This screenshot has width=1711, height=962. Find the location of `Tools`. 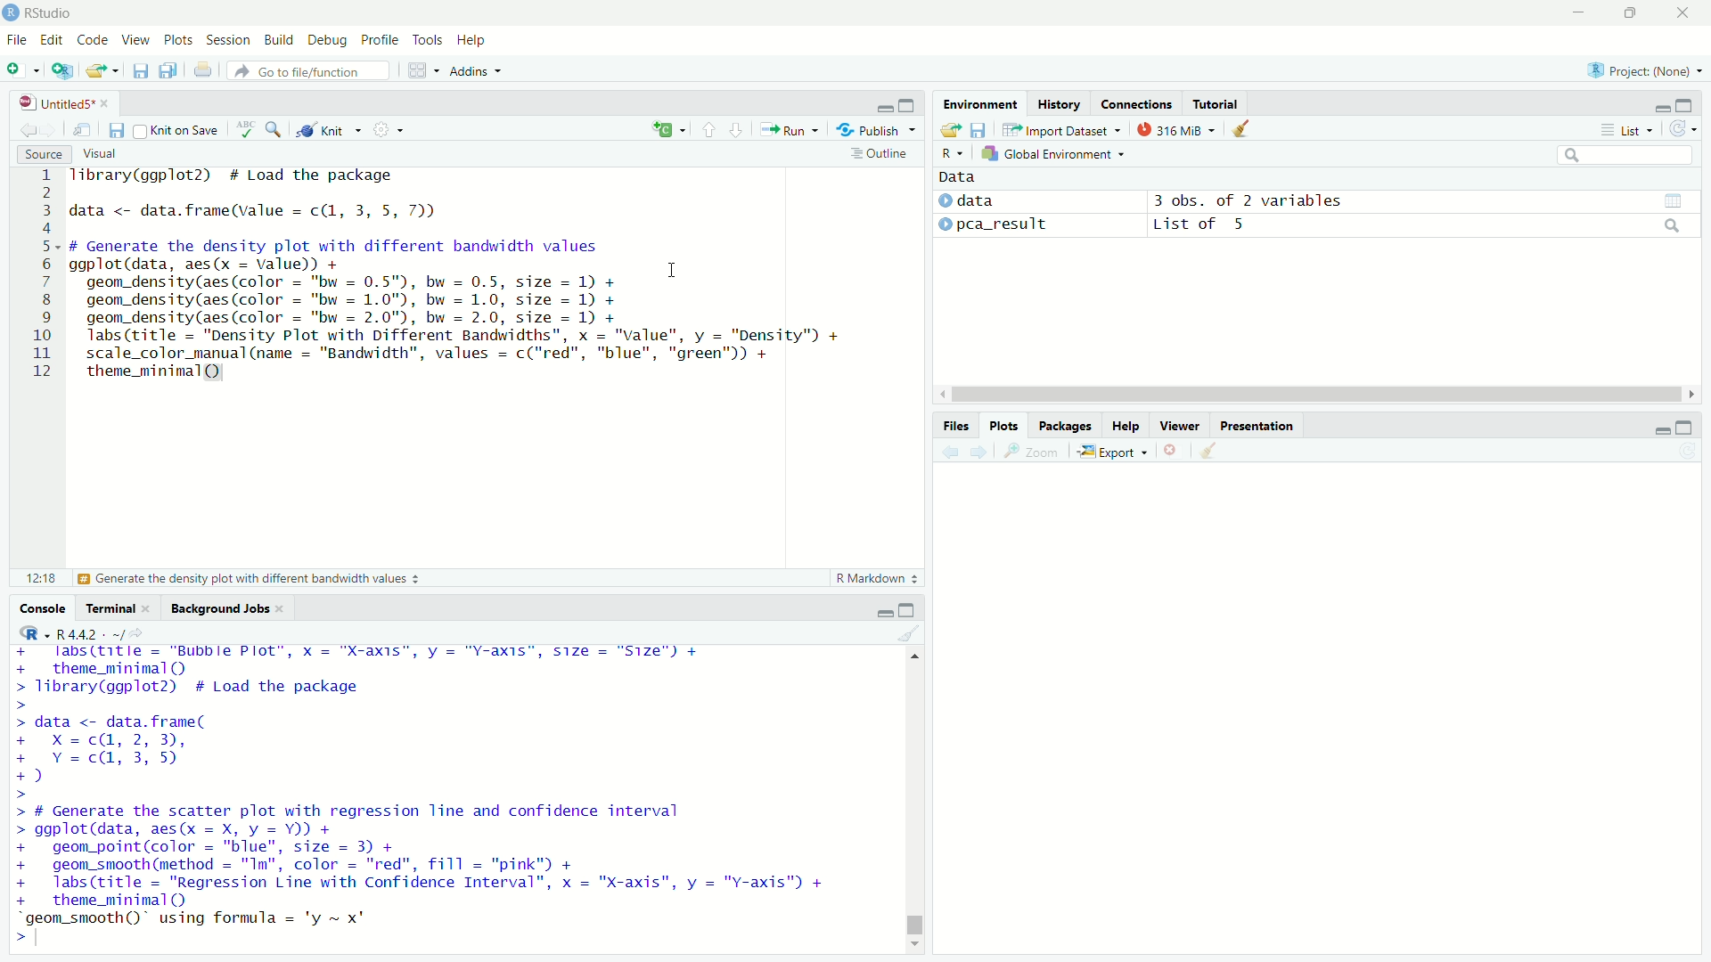

Tools is located at coordinates (428, 38).